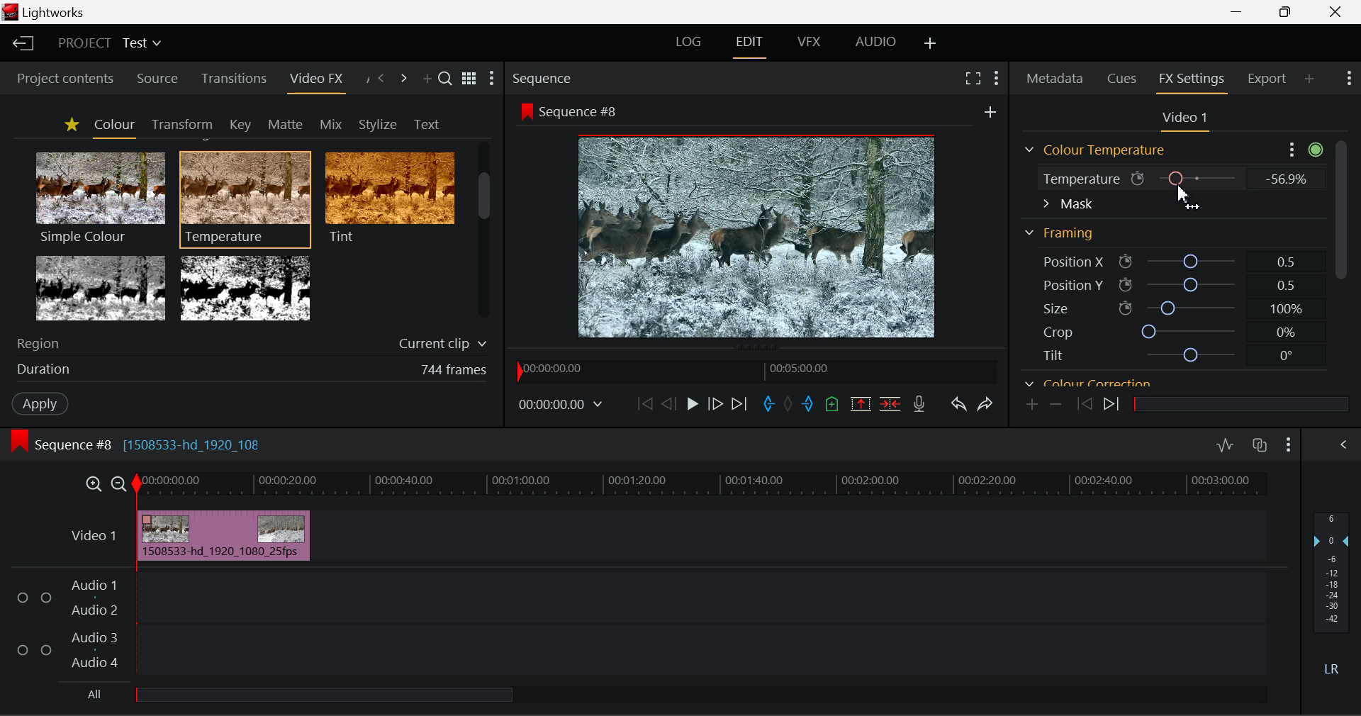  I want to click on Full Screen, so click(971, 81).